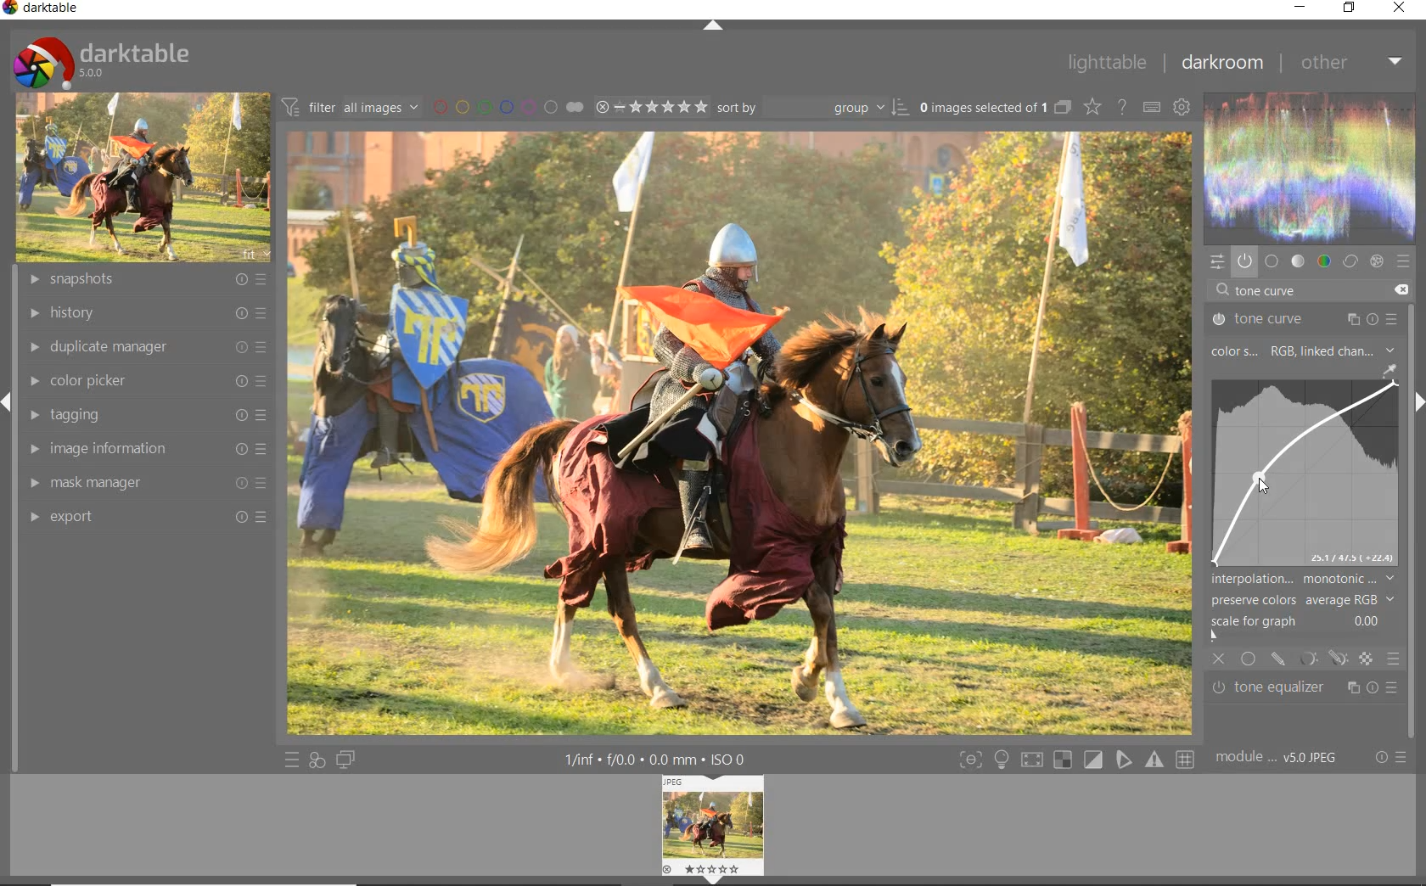 This screenshot has height=886, width=1426. I want to click on lighttable, so click(1106, 64).